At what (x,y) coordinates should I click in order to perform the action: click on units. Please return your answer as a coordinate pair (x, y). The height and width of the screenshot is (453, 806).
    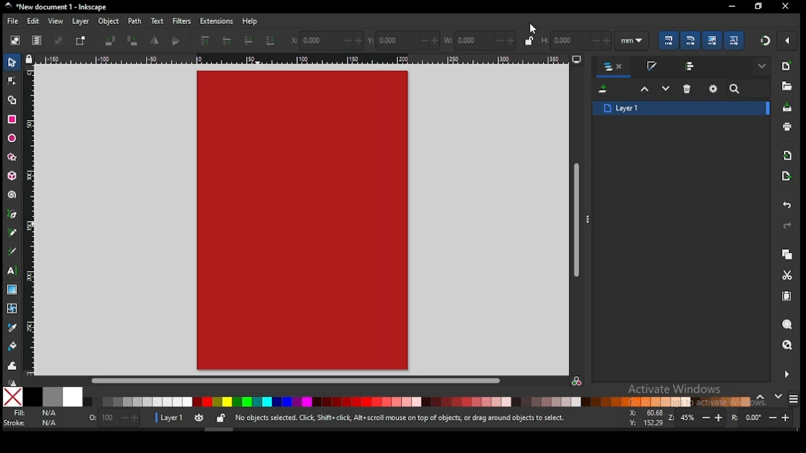
    Looking at the image, I should click on (632, 41).